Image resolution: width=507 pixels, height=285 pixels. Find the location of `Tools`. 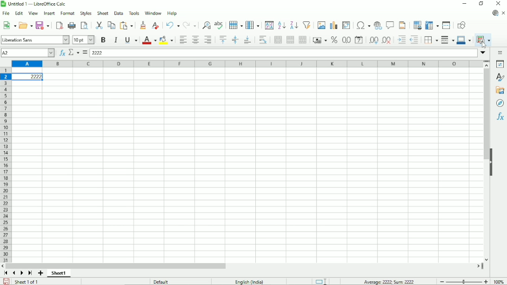

Tools is located at coordinates (133, 13).